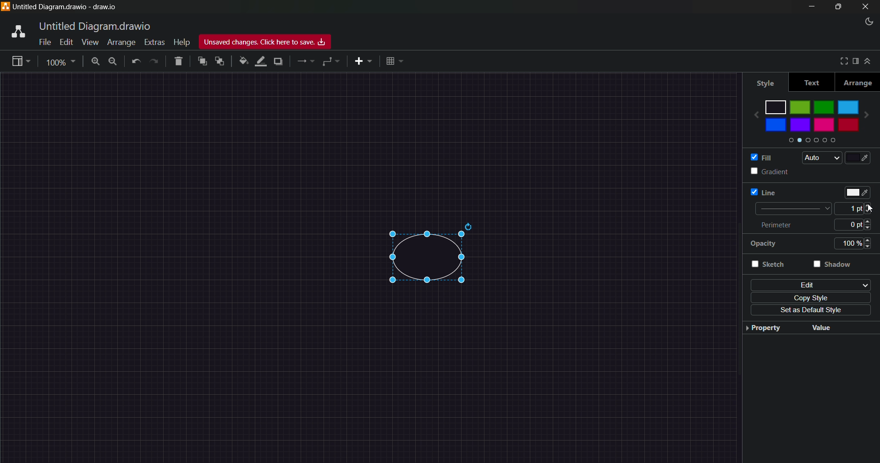 The height and width of the screenshot is (463, 880). I want to click on help, so click(182, 43).